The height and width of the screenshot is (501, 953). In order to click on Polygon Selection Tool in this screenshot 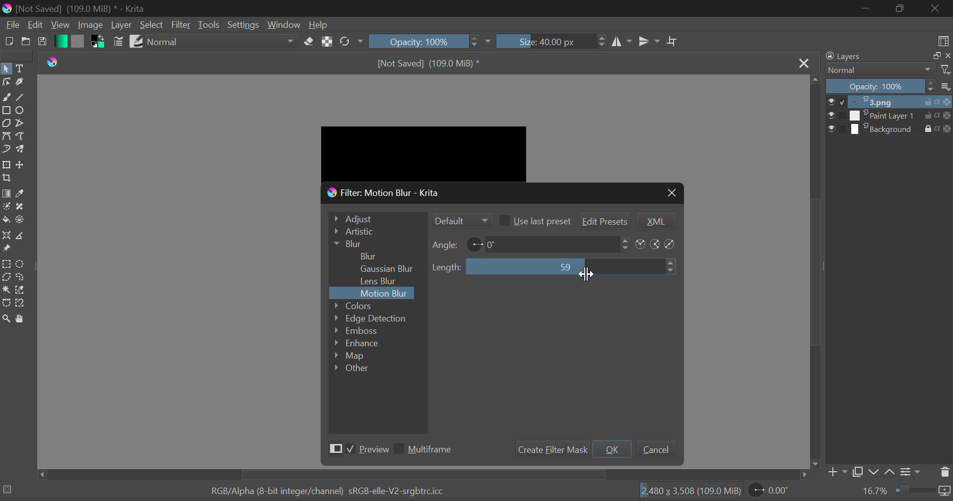, I will do `click(6, 277)`.